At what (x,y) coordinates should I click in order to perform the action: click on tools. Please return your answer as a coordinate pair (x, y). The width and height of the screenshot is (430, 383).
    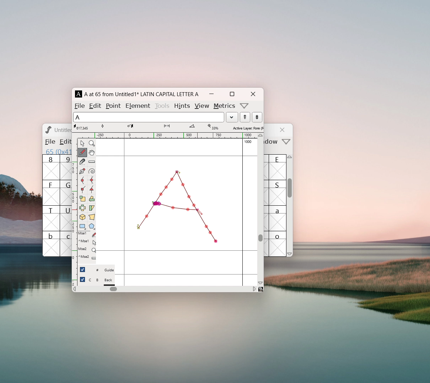
    Looking at the image, I should click on (163, 105).